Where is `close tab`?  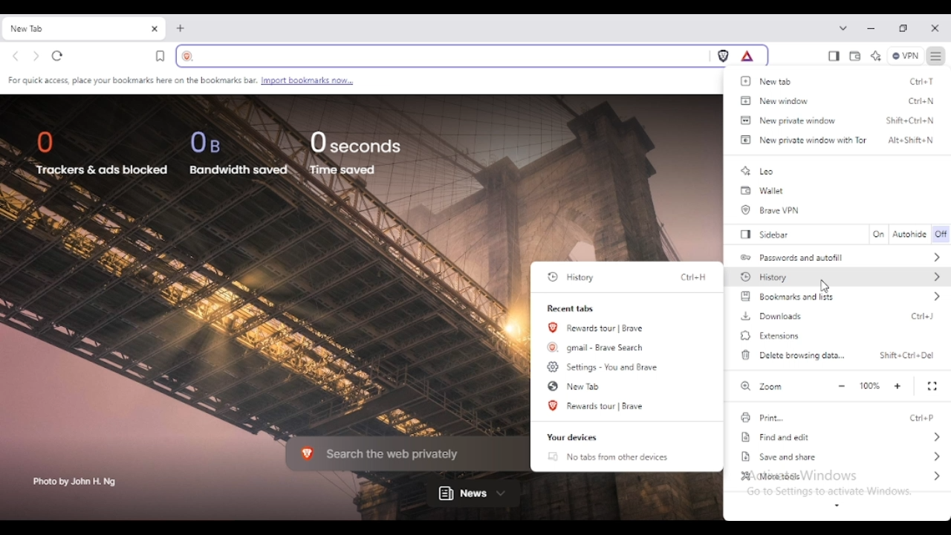
close tab is located at coordinates (155, 29).